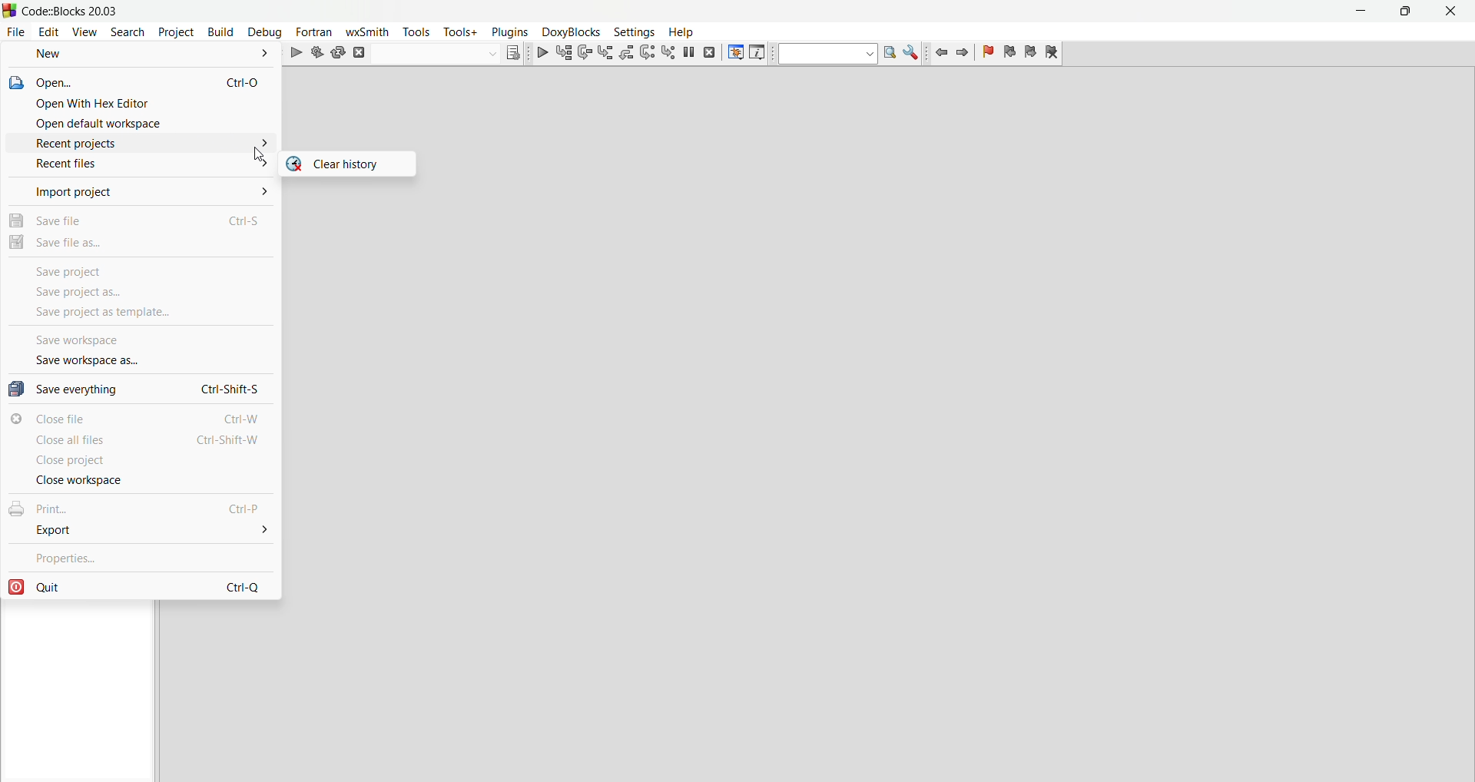 The width and height of the screenshot is (1475, 782). Describe the element at coordinates (890, 55) in the screenshot. I see `run search ` at that location.